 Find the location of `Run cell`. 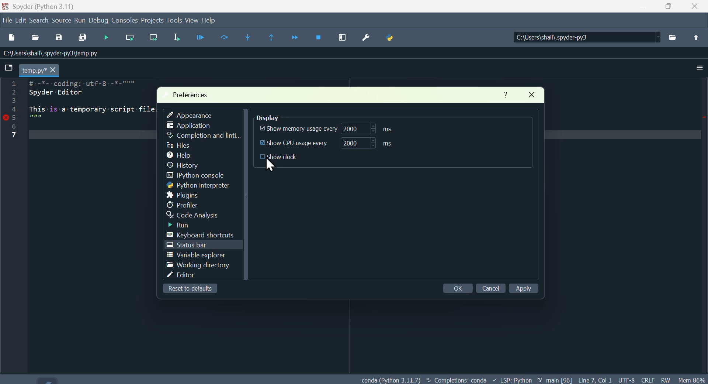

Run cell is located at coordinates (225, 38).